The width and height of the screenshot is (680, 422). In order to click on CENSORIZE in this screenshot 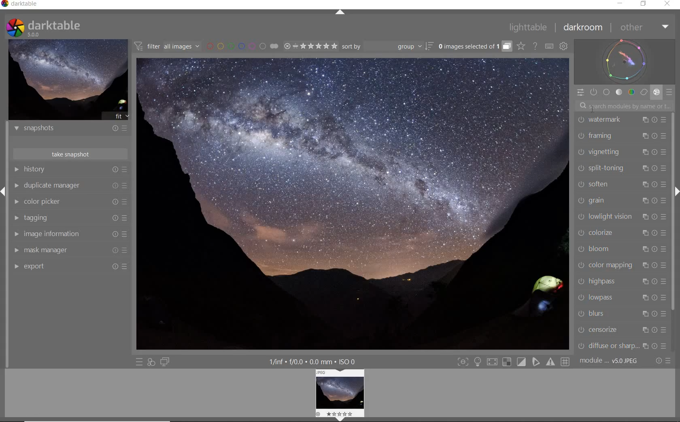, I will do `click(599, 329)`.